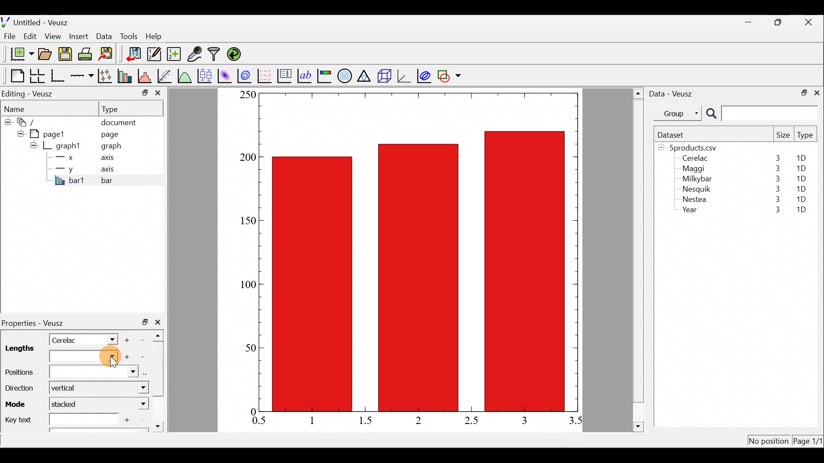 The image size is (824, 463). What do you see at coordinates (69, 146) in the screenshot?
I see `graph1` at bounding box center [69, 146].